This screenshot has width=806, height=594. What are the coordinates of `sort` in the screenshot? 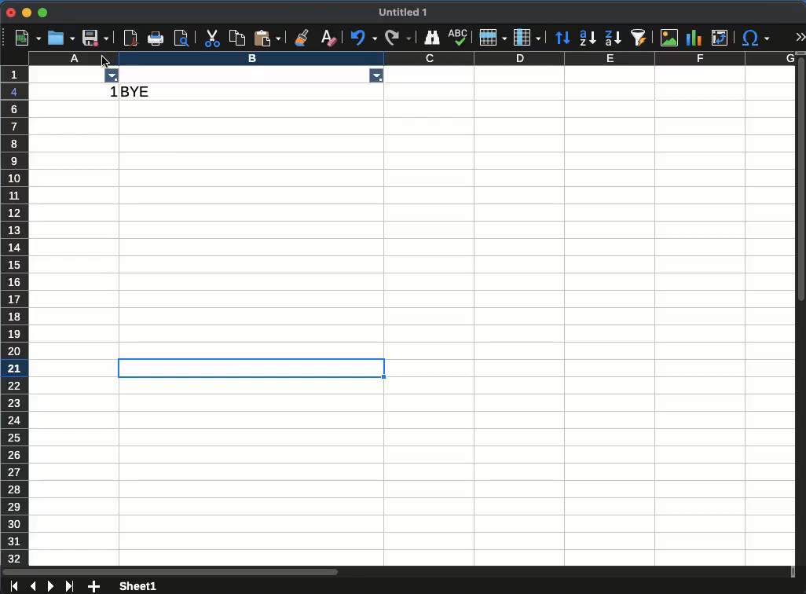 It's located at (563, 39).